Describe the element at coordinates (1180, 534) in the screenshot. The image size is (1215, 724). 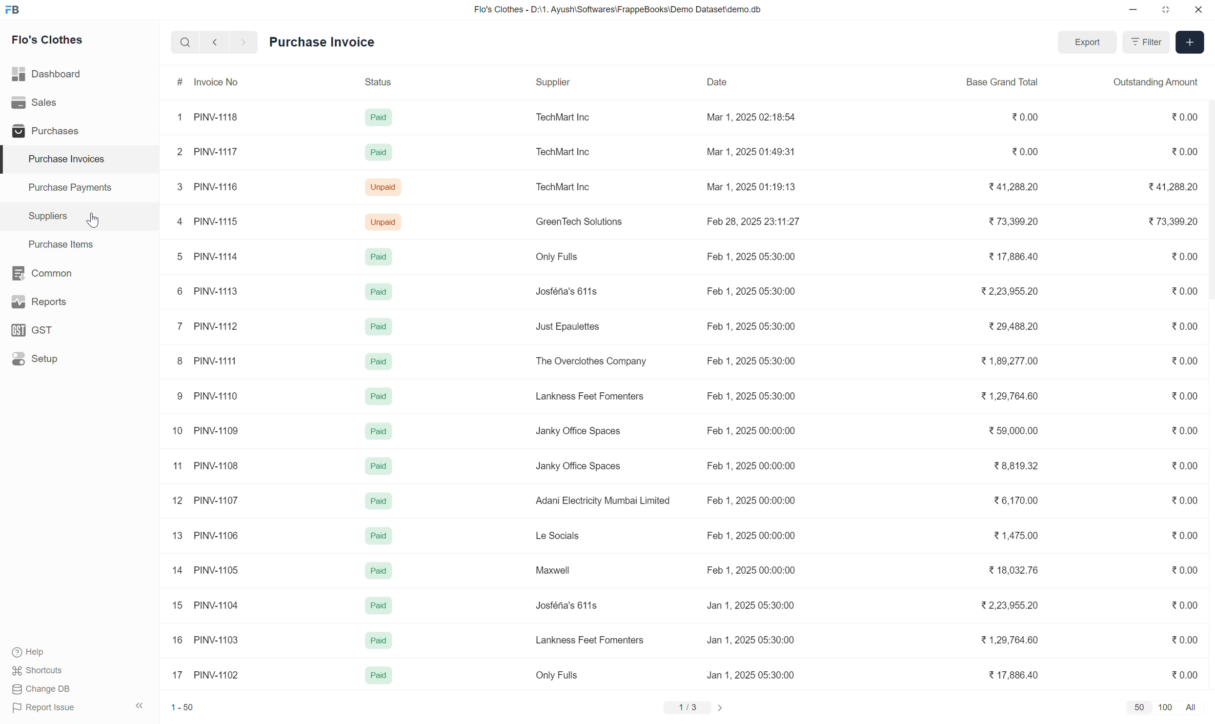
I see `% 0.00` at that location.